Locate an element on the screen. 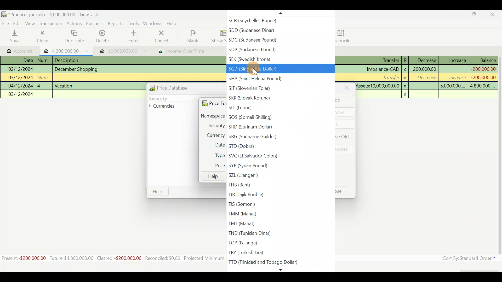 This screenshot has height=282, width=502. Transaction is located at coordinates (52, 24).